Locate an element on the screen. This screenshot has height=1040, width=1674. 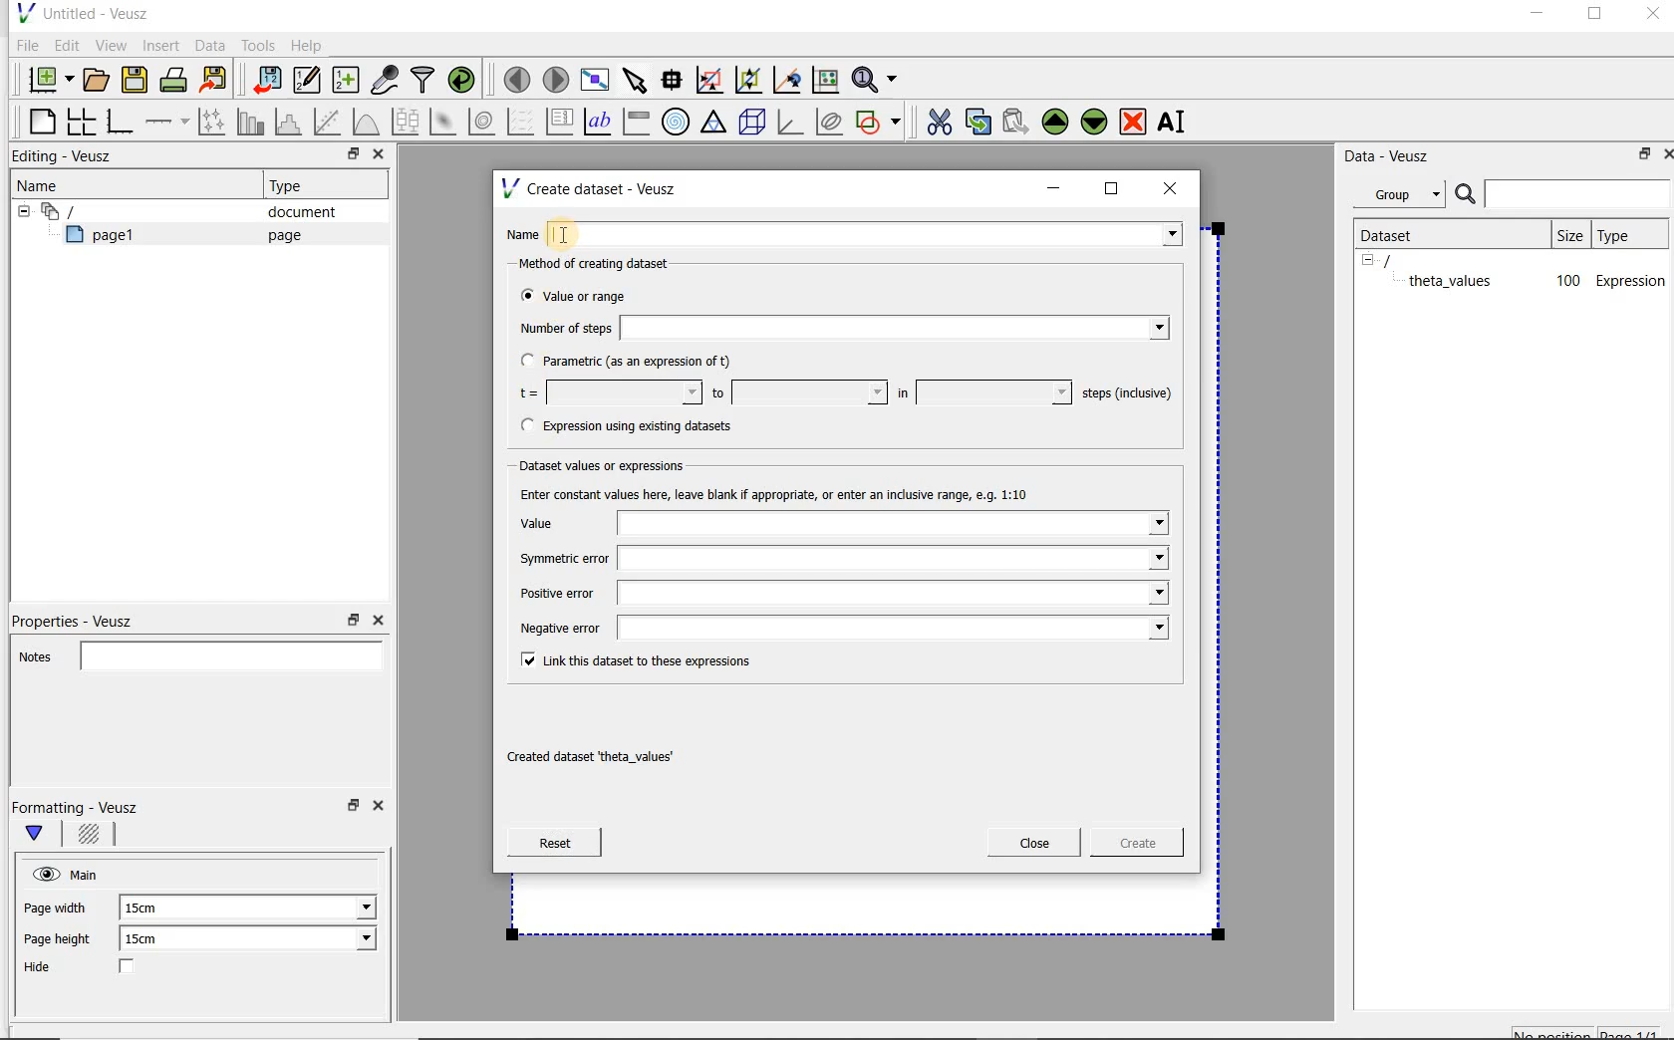
Dataset is located at coordinates (1397, 233).